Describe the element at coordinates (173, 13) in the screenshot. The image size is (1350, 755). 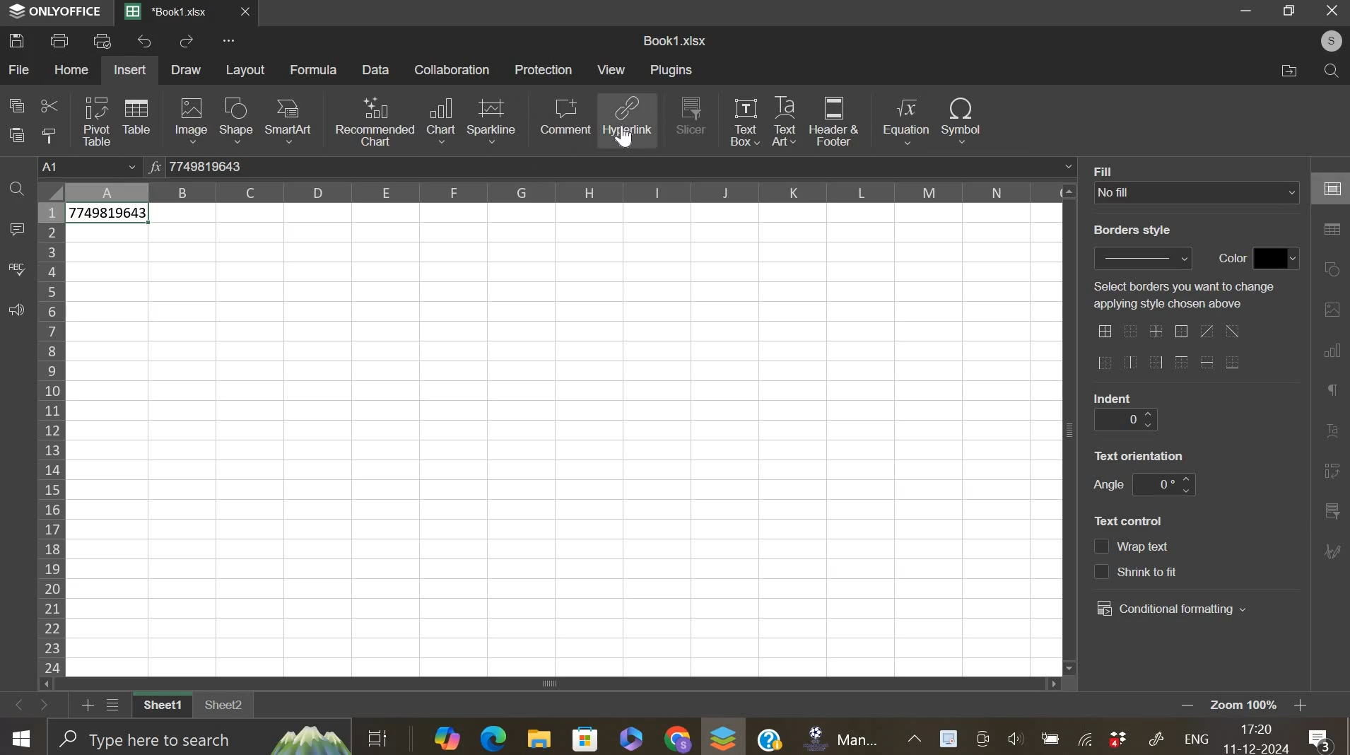
I see `current sheets` at that location.